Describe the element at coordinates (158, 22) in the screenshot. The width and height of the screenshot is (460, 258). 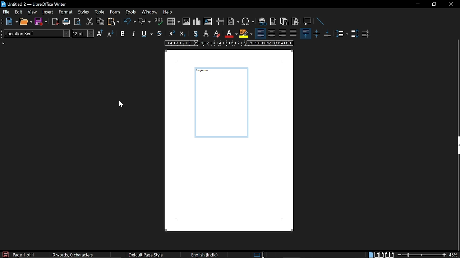
I see `spell check` at that location.